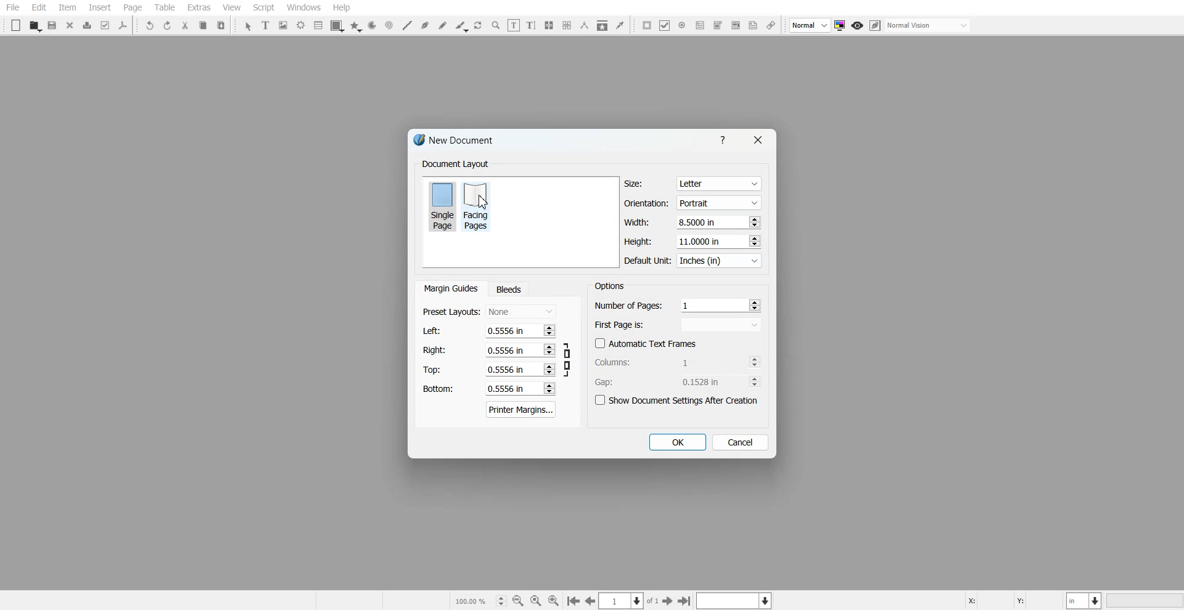 Image resolution: width=1184 pixels, height=610 pixels. What do you see at coordinates (123, 25) in the screenshot?
I see `Save as PDF` at bounding box center [123, 25].